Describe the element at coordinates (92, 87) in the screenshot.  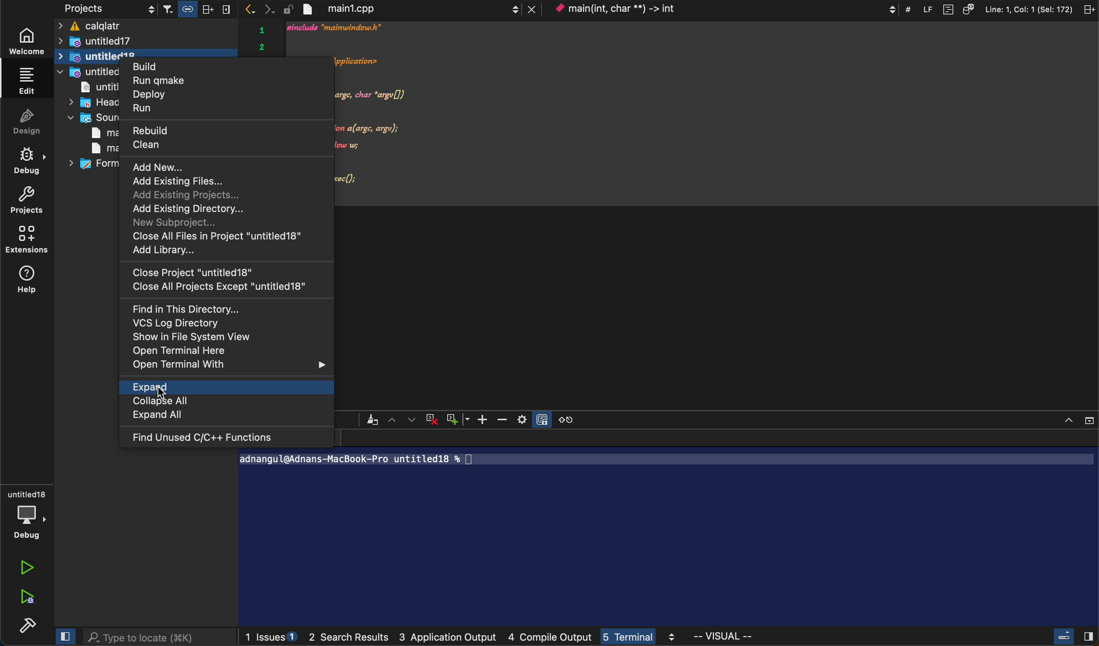
I see `untitled pro` at that location.